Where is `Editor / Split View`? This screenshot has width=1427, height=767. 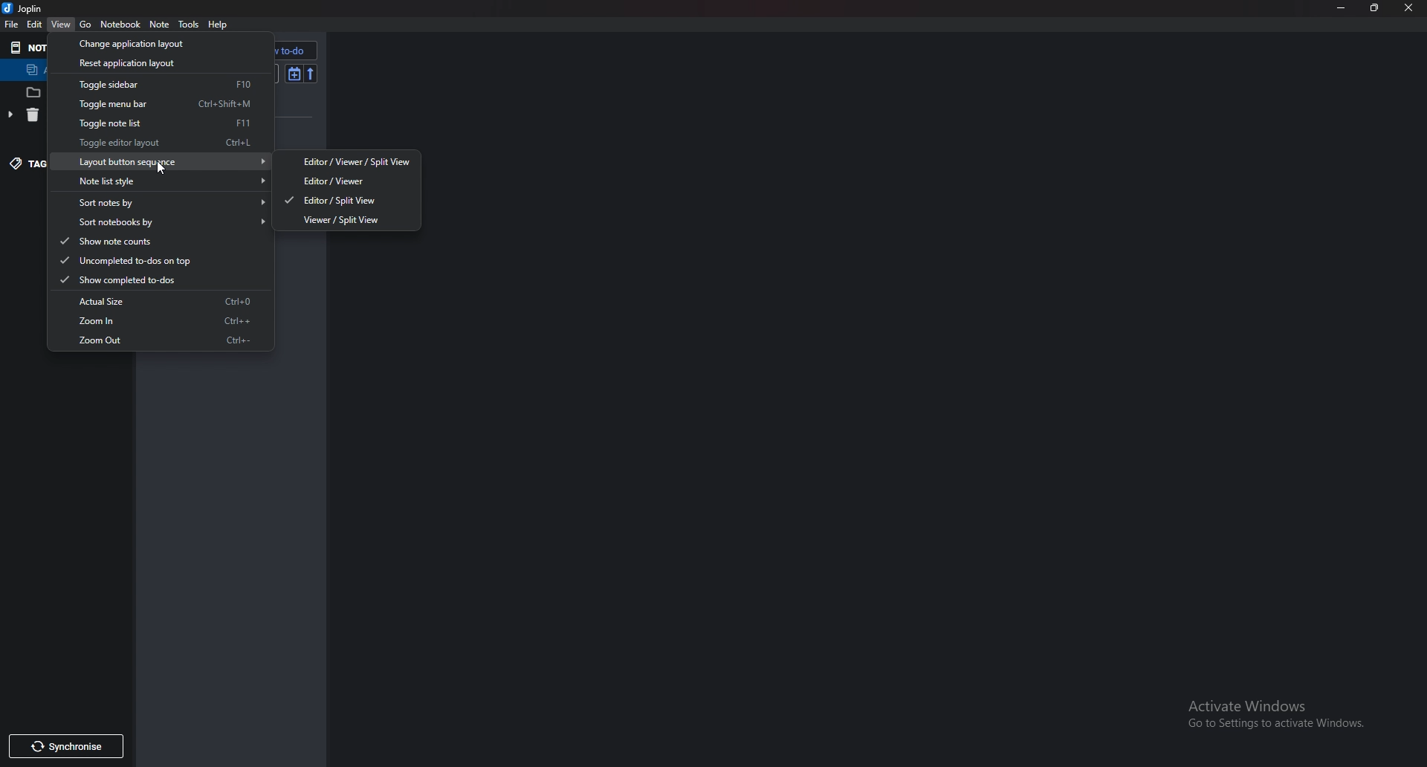 Editor / Split View is located at coordinates (332, 200).